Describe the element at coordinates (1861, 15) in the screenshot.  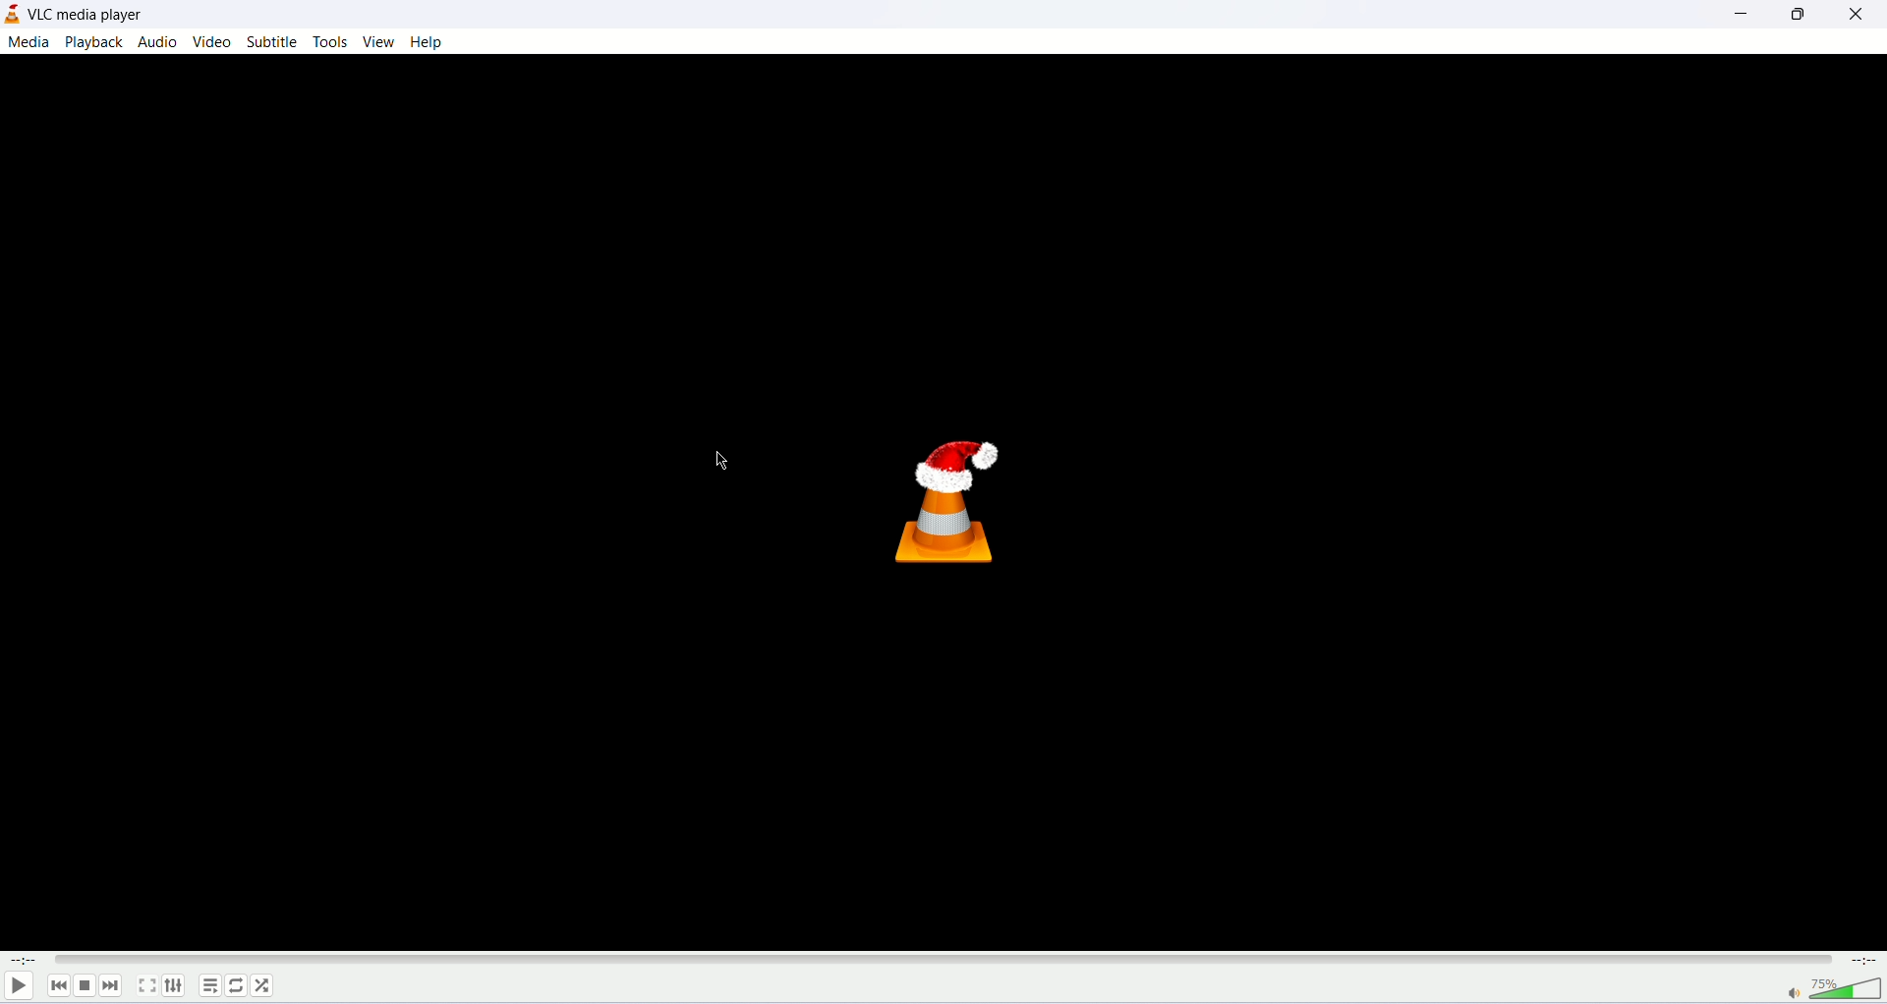
I see `close` at that location.